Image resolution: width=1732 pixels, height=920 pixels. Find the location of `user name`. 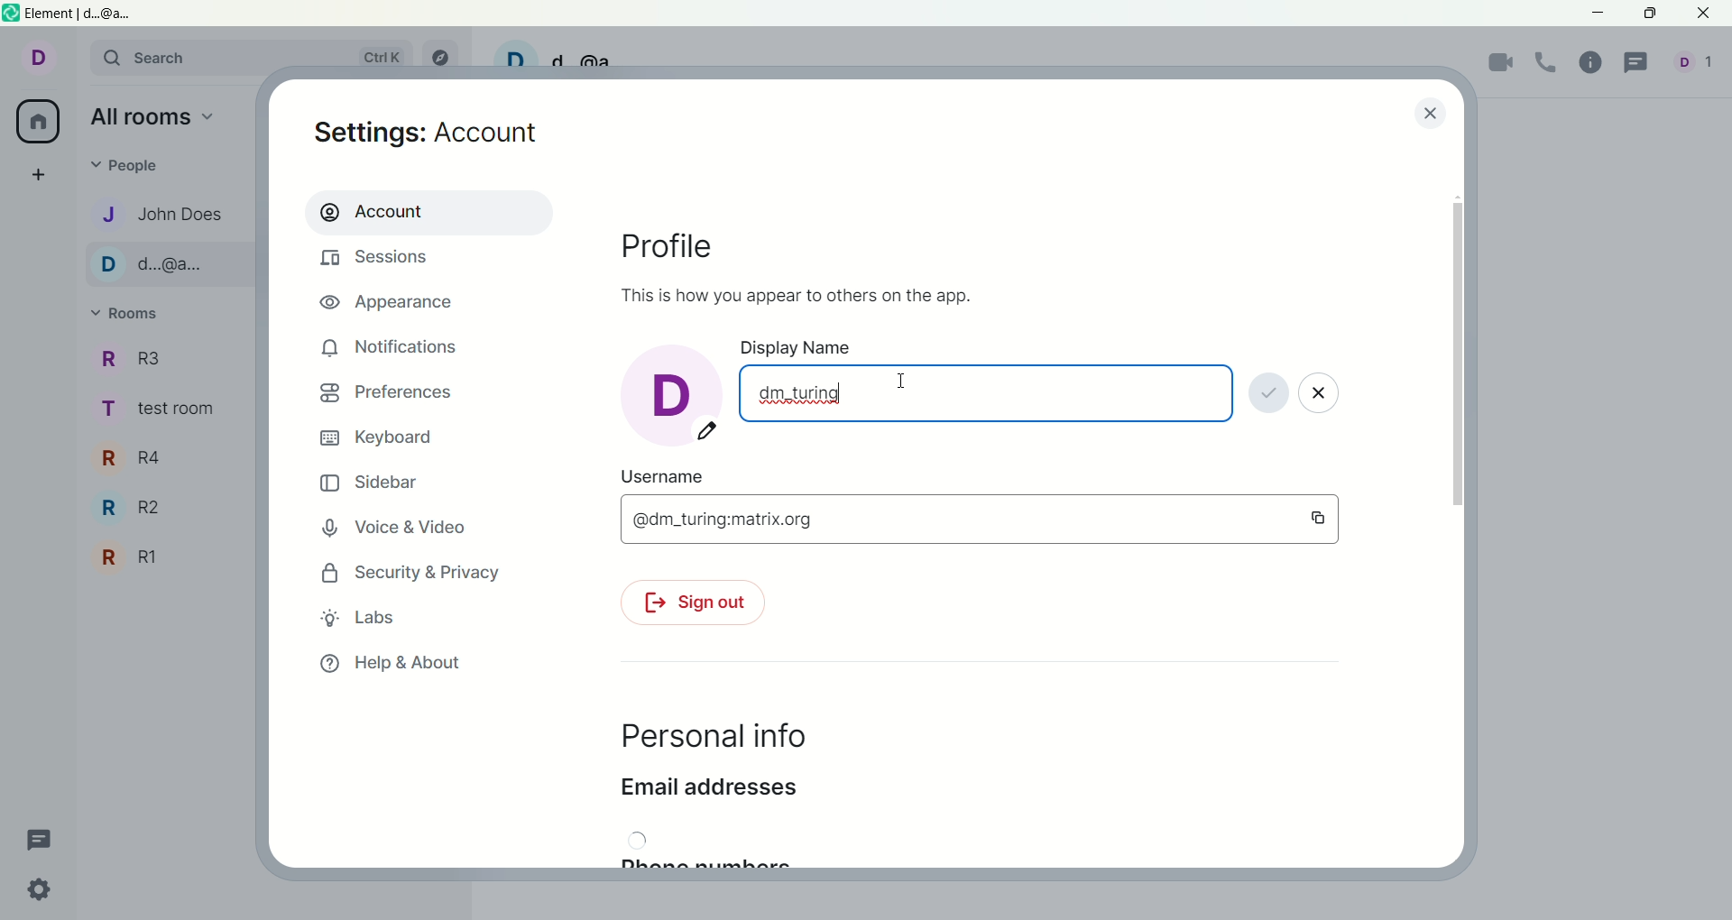

user name is located at coordinates (683, 476).